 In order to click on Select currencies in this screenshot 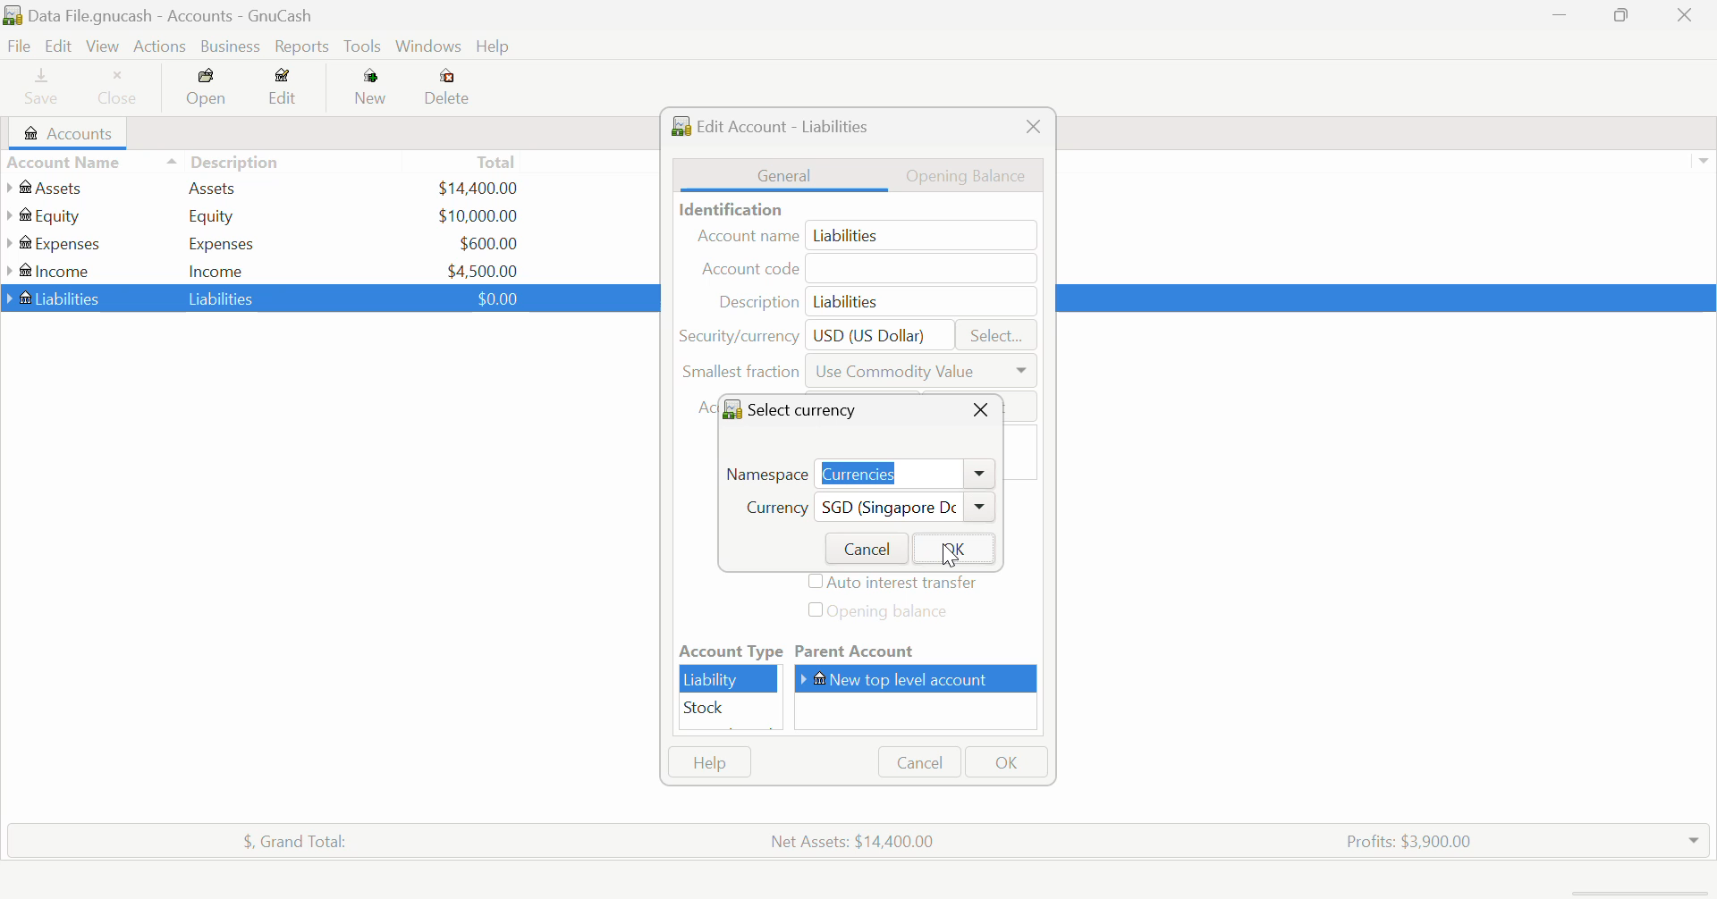, I will do `click(799, 408)`.